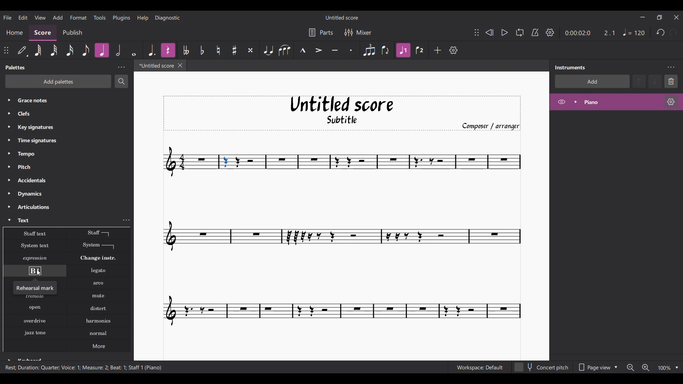 The width and height of the screenshot is (683, 384). Describe the element at coordinates (268, 50) in the screenshot. I see `Tie` at that location.